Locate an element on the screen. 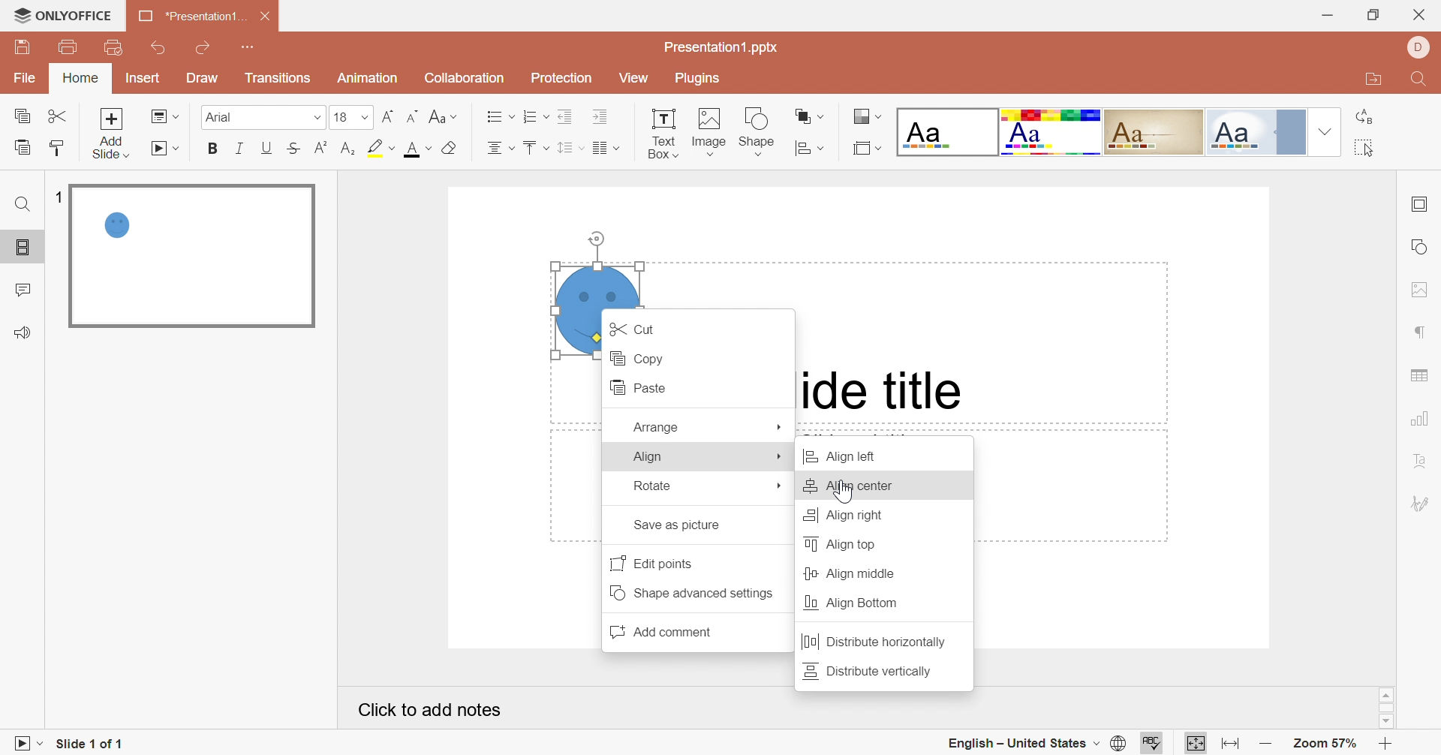  DELL is located at coordinates (1417, 47).